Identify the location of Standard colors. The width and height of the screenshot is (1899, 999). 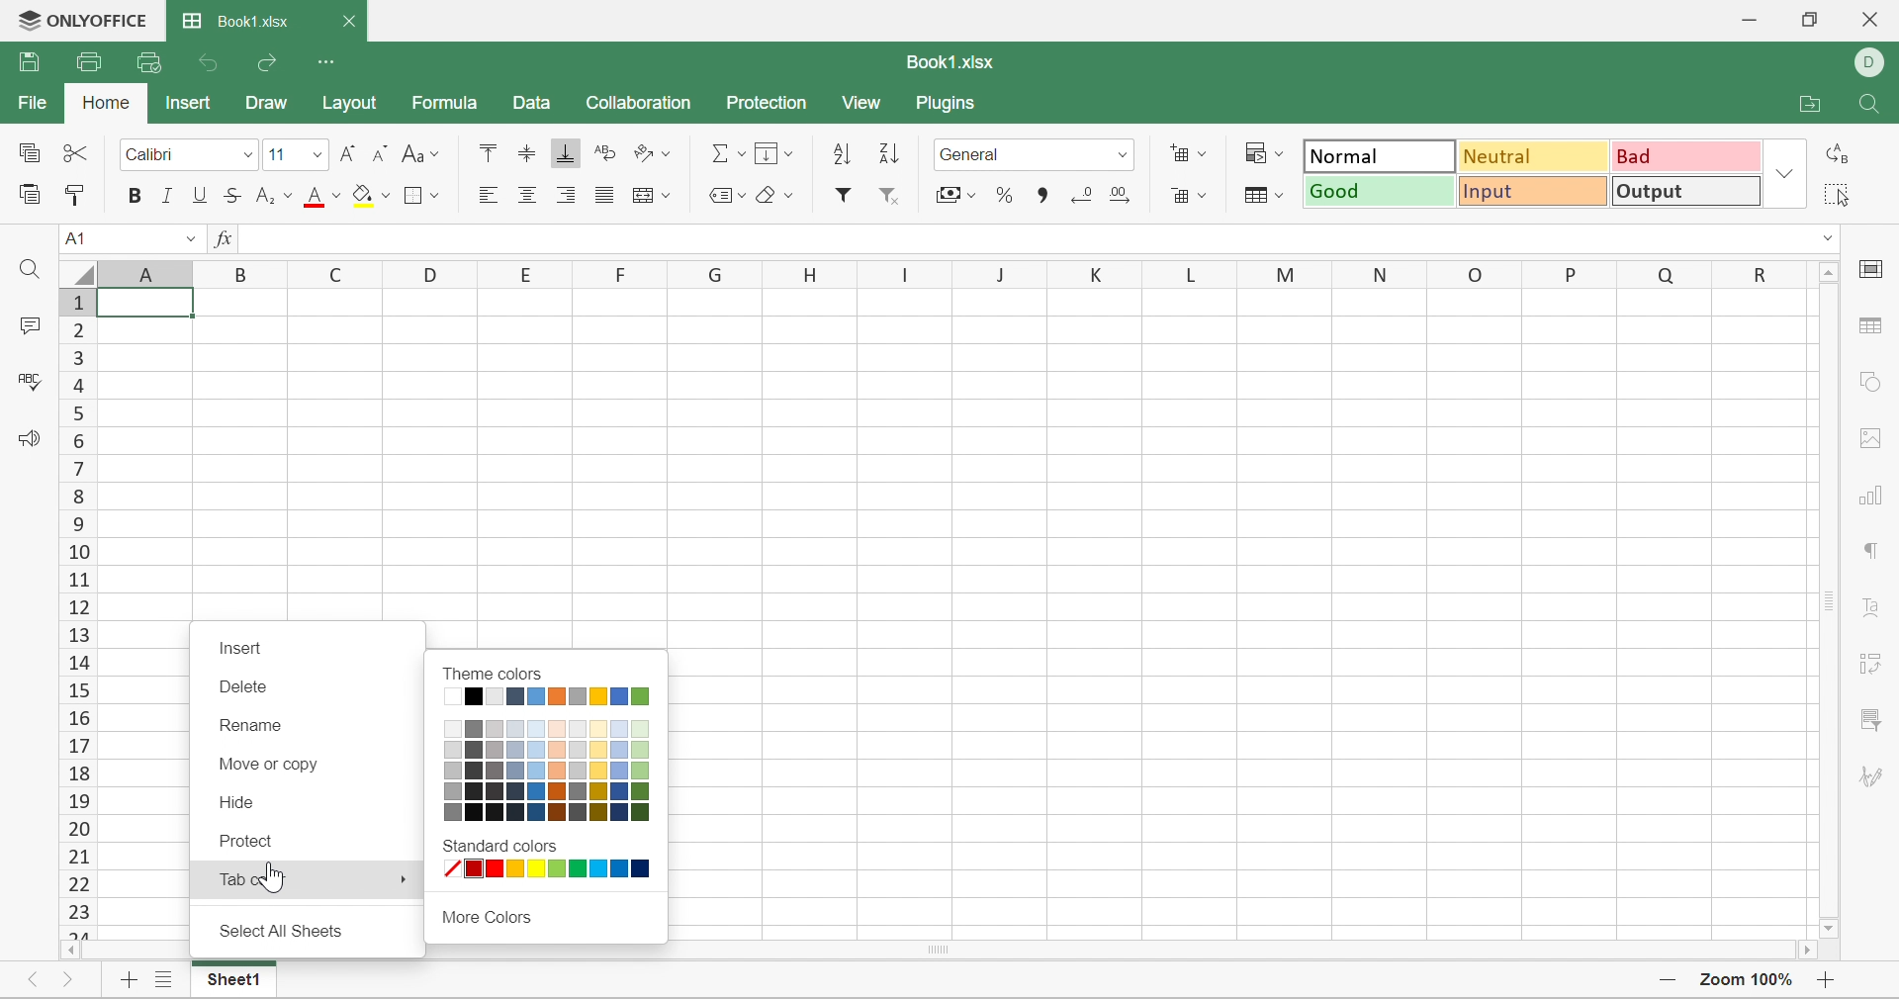
(551, 873).